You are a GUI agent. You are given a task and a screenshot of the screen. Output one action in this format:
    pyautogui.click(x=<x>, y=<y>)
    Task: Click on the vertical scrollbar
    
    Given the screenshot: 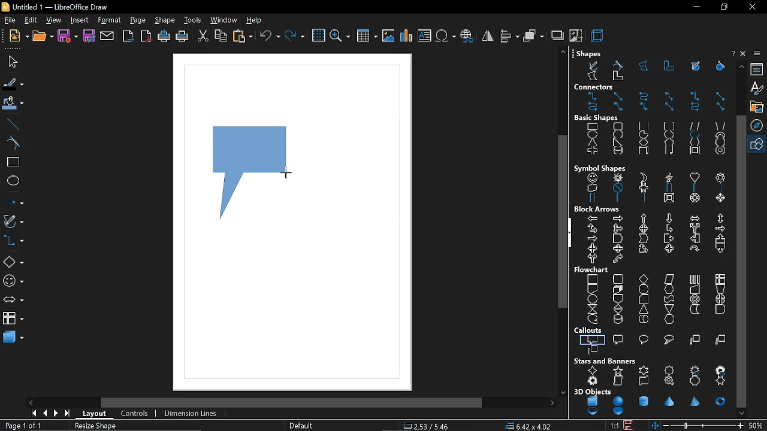 What is the action you would take?
    pyautogui.click(x=741, y=262)
    